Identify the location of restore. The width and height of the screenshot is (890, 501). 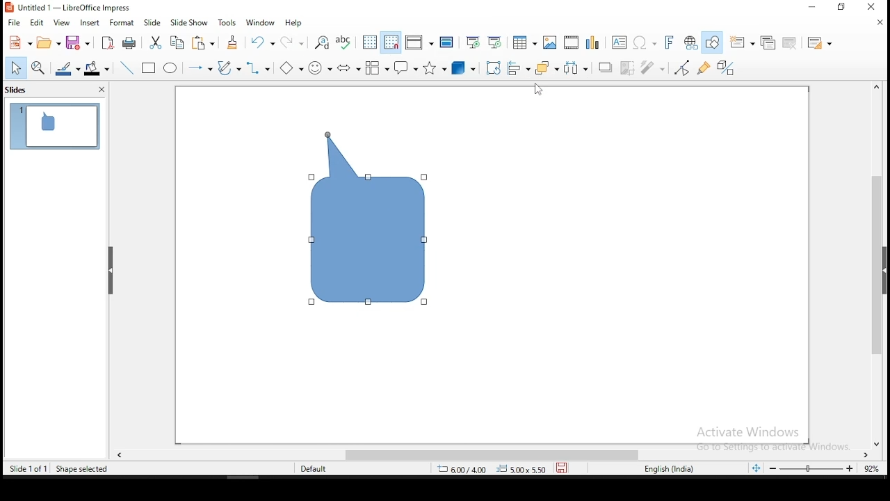
(813, 8).